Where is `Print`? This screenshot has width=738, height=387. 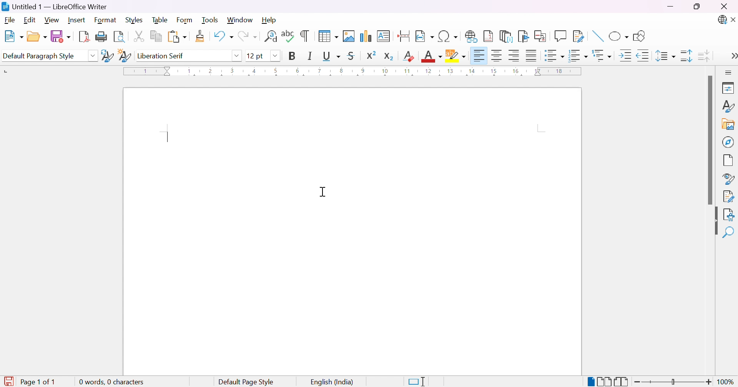
Print is located at coordinates (101, 37).